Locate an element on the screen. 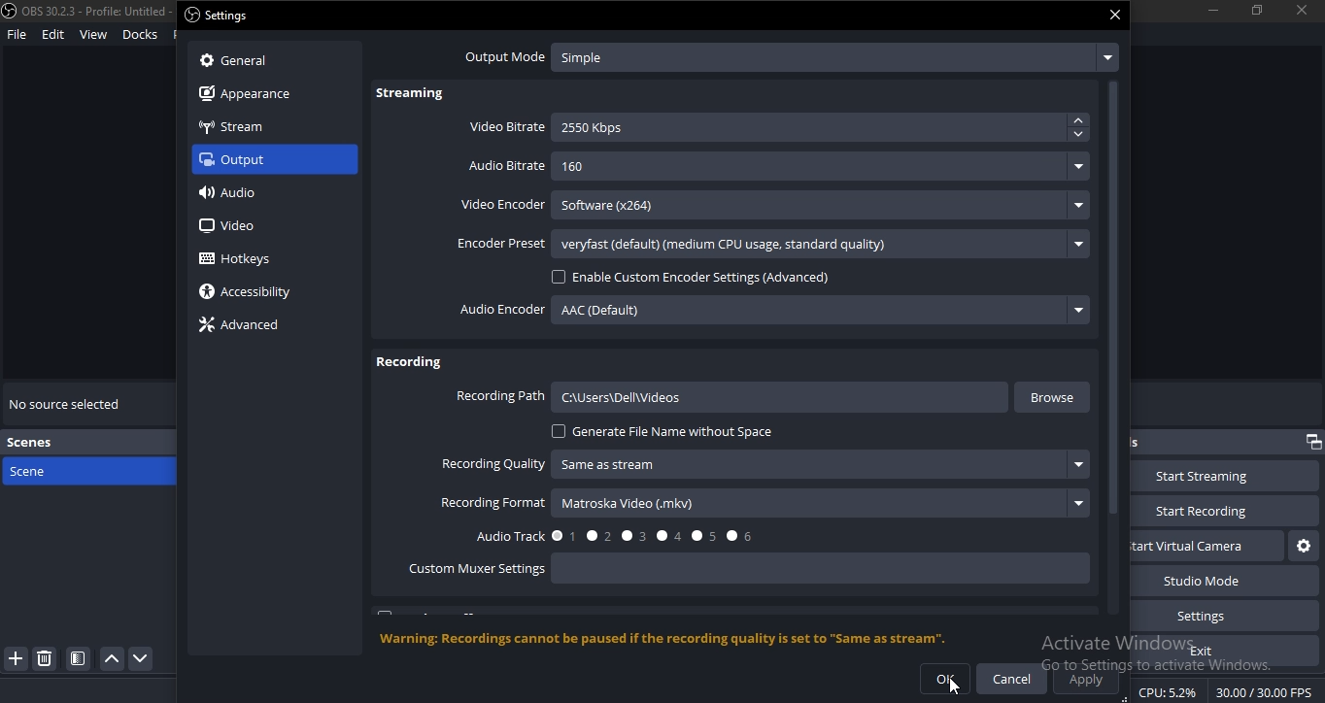 This screenshot has height=703, width=1325. start streaming is located at coordinates (1211, 477).